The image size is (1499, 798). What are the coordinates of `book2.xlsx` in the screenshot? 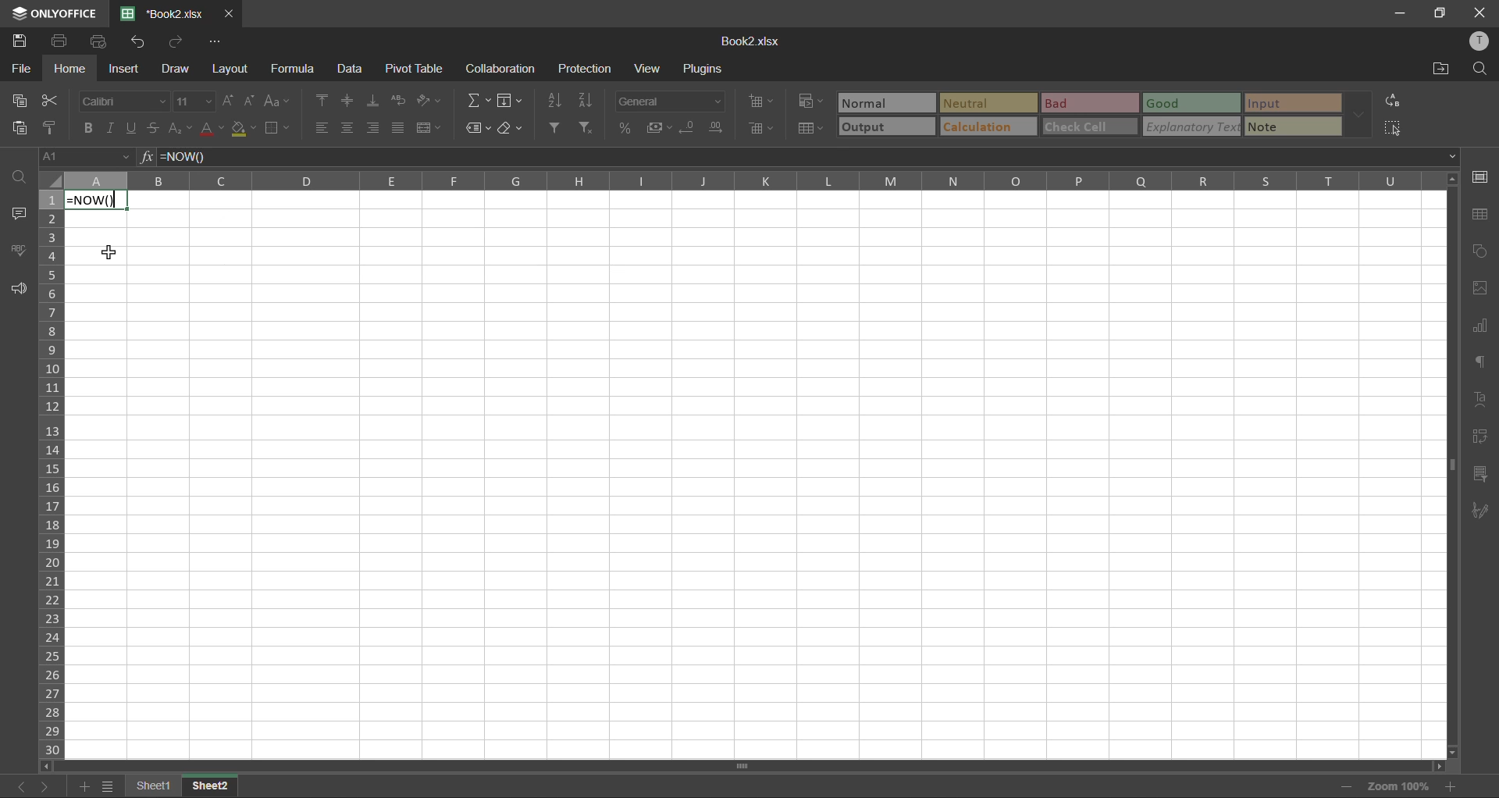 It's located at (161, 13).